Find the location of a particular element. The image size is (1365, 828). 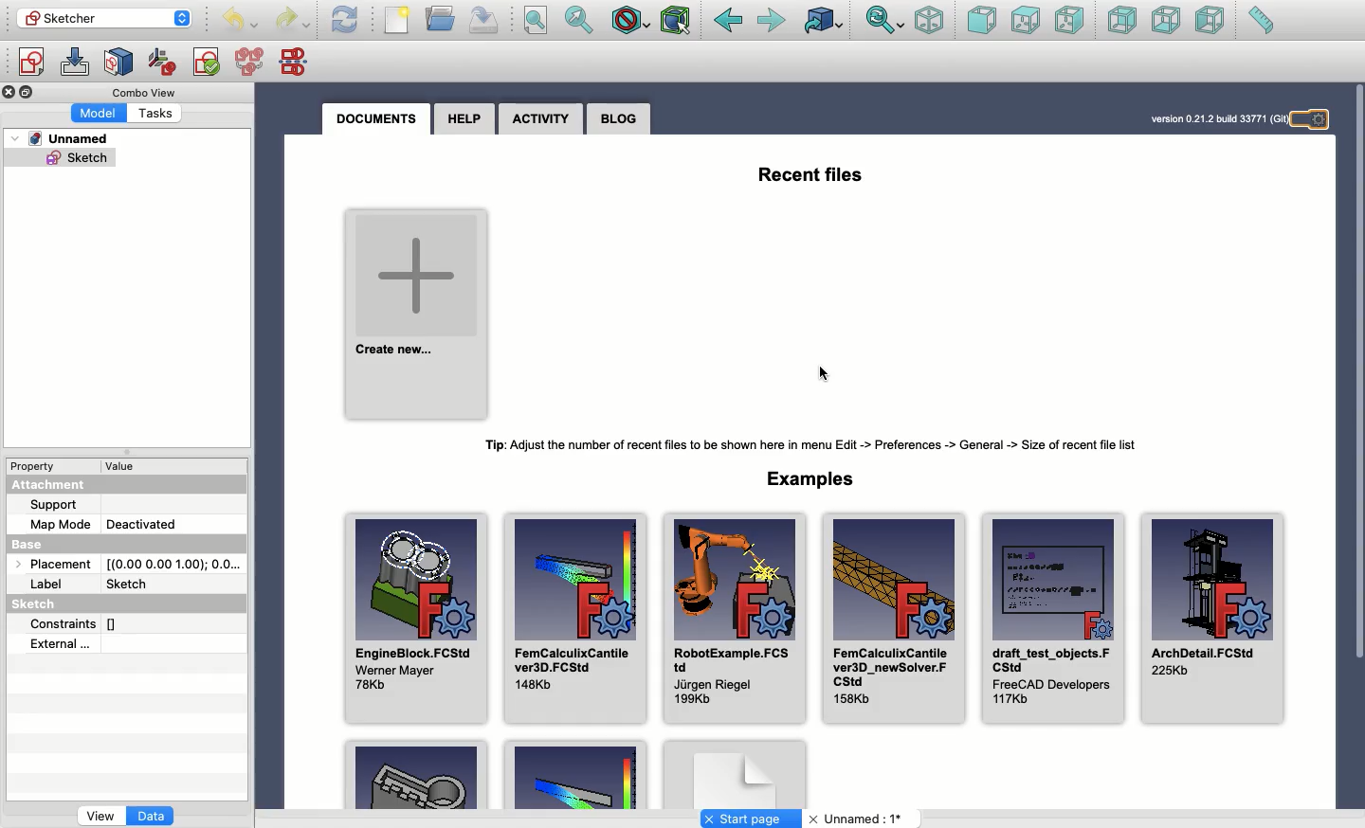

Right is located at coordinates (1069, 20).